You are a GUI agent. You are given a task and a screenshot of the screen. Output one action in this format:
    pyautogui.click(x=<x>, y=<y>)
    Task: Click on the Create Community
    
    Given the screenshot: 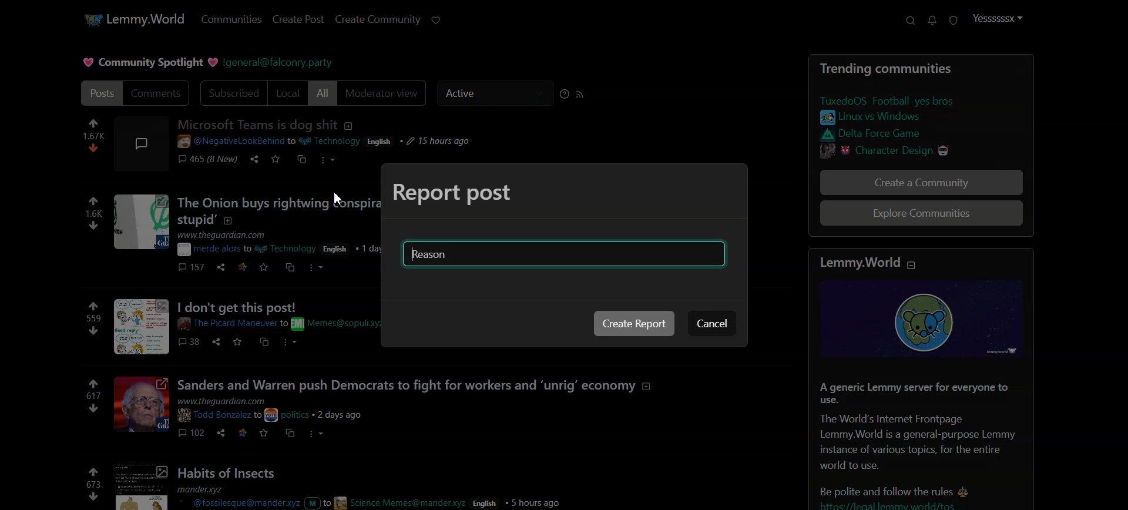 What is the action you would take?
    pyautogui.click(x=378, y=19)
    